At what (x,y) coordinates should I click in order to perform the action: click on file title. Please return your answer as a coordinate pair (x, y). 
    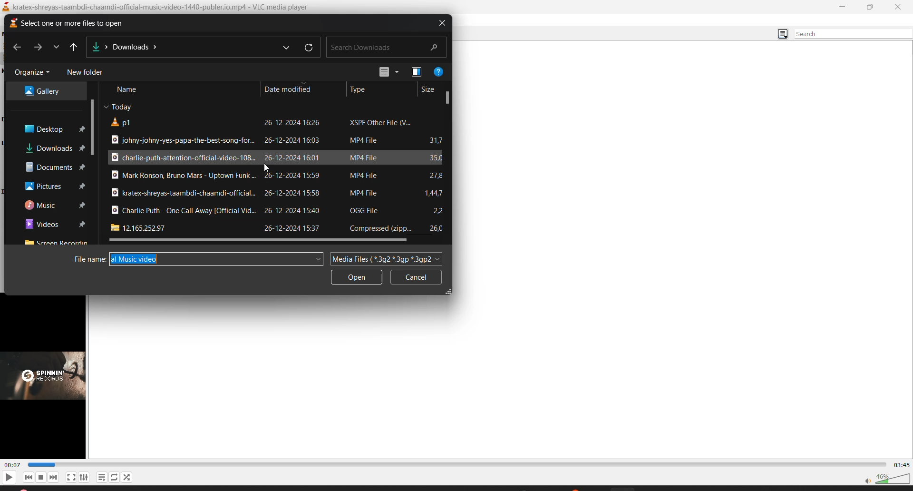
    Looking at the image, I should click on (165, 124).